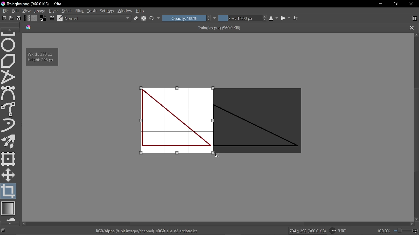 The width and height of the screenshot is (419, 235). What do you see at coordinates (416, 35) in the screenshot?
I see `Move up` at bounding box center [416, 35].